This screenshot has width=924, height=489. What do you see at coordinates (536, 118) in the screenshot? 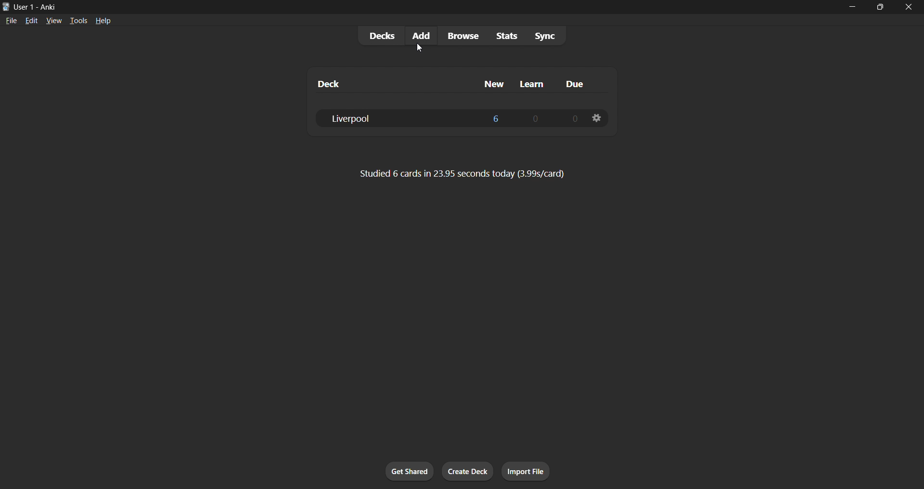
I see `Learn cards` at bounding box center [536, 118].